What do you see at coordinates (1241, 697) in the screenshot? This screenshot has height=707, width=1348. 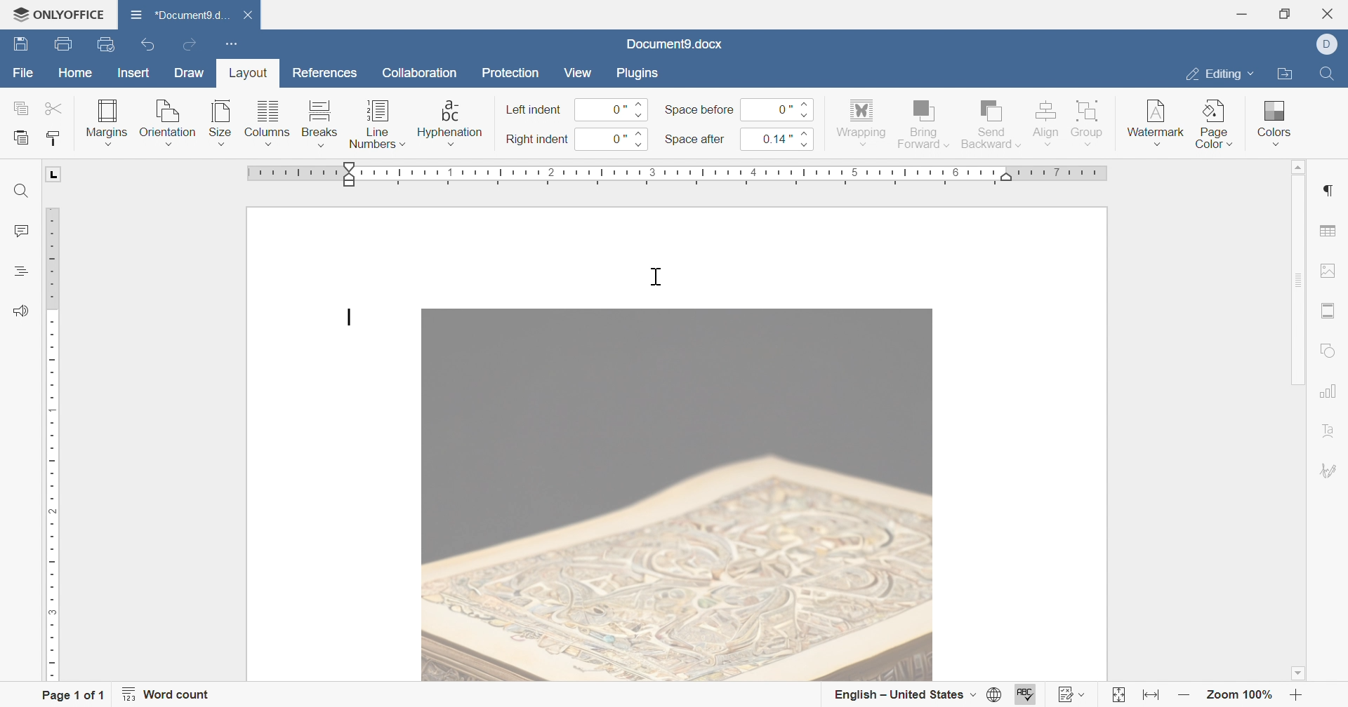 I see `zoom 100%` at bounding box center [1241, 697].